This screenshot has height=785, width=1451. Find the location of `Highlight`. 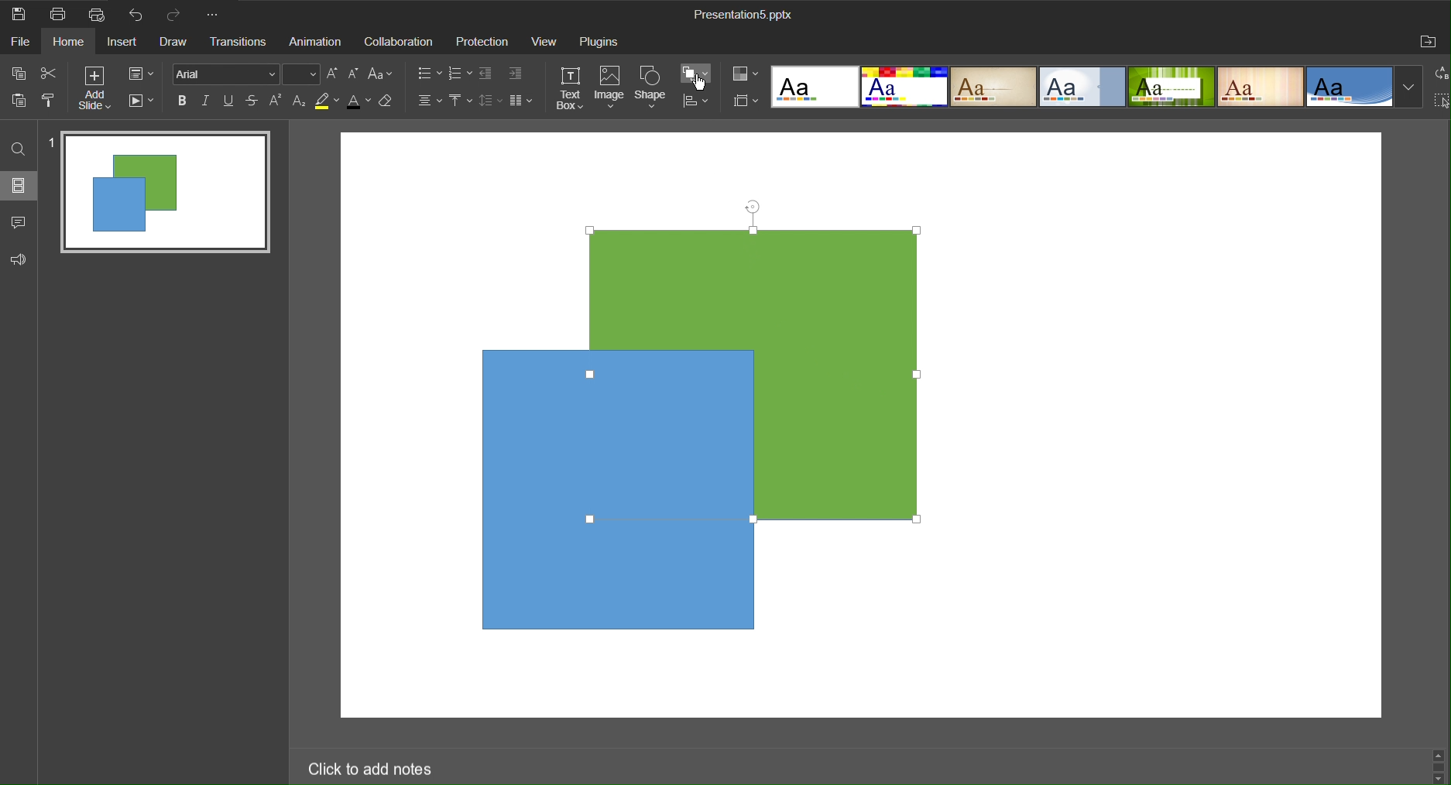

Highlight is located at coordinates (328, 103).